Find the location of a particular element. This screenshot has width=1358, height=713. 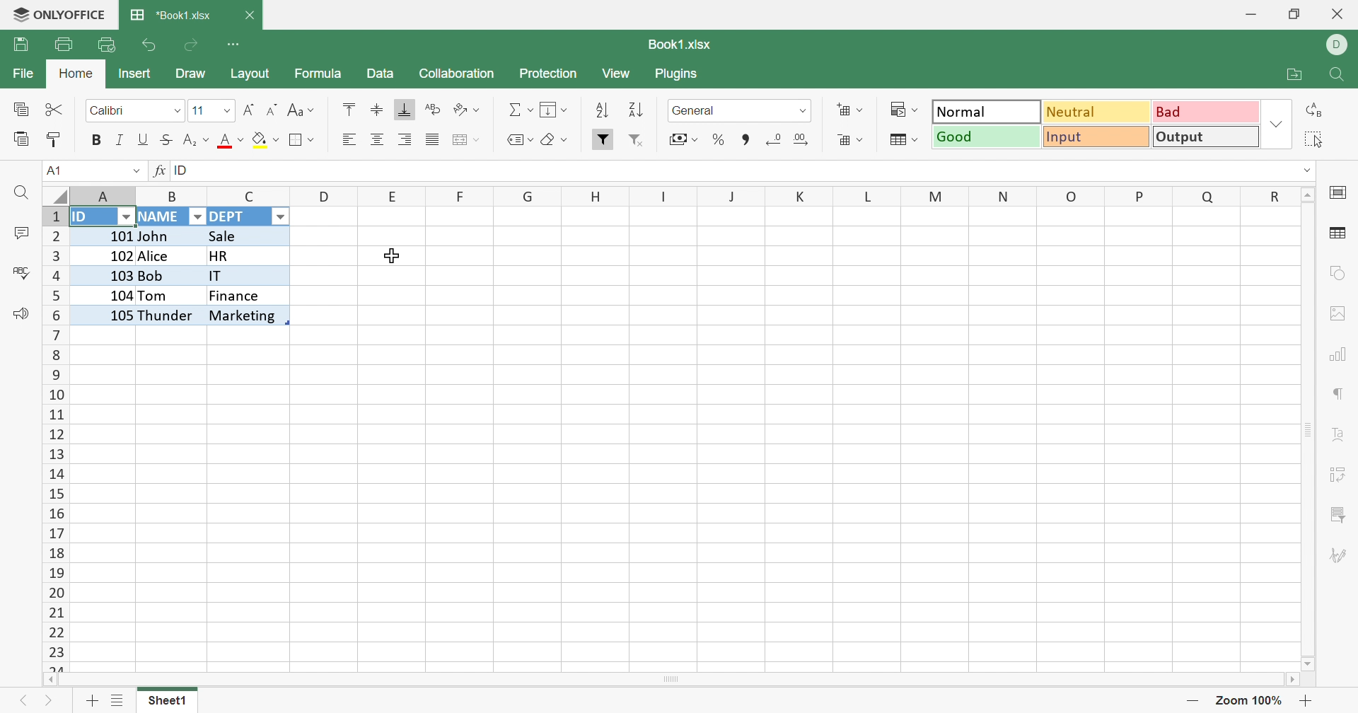

Decrement font size is located at coordinates (274, 110).